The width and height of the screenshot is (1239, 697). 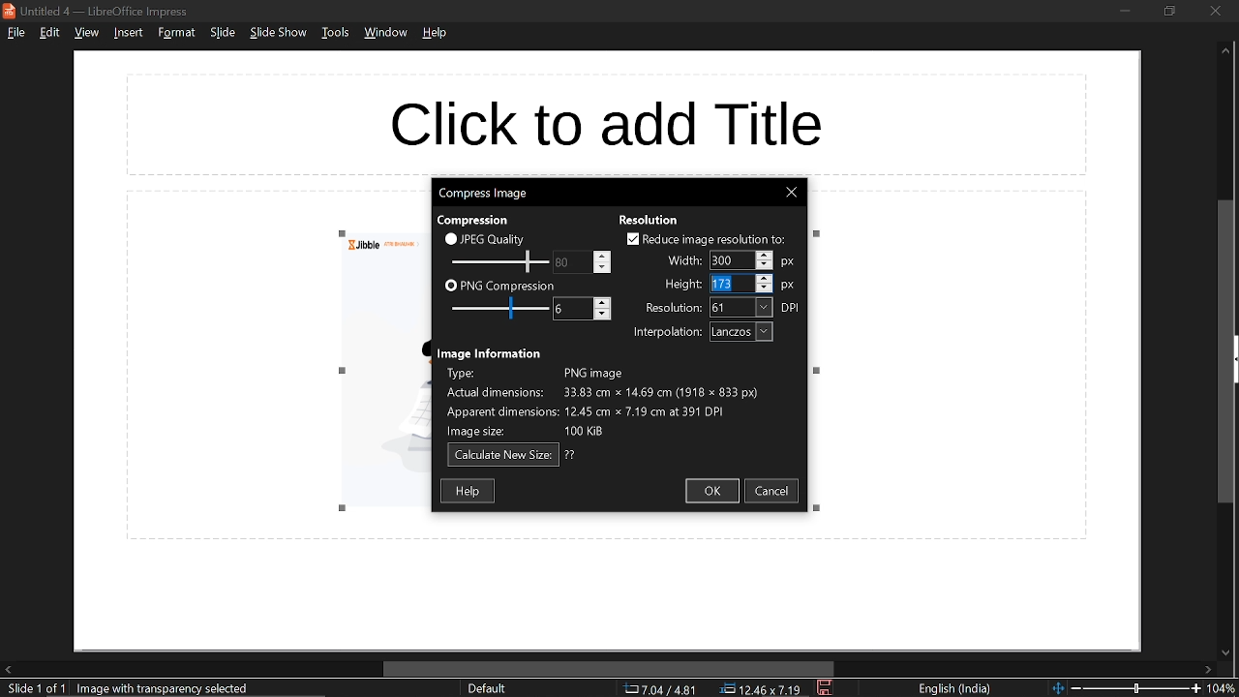 I want to click on save, so click(x=825, y=688).